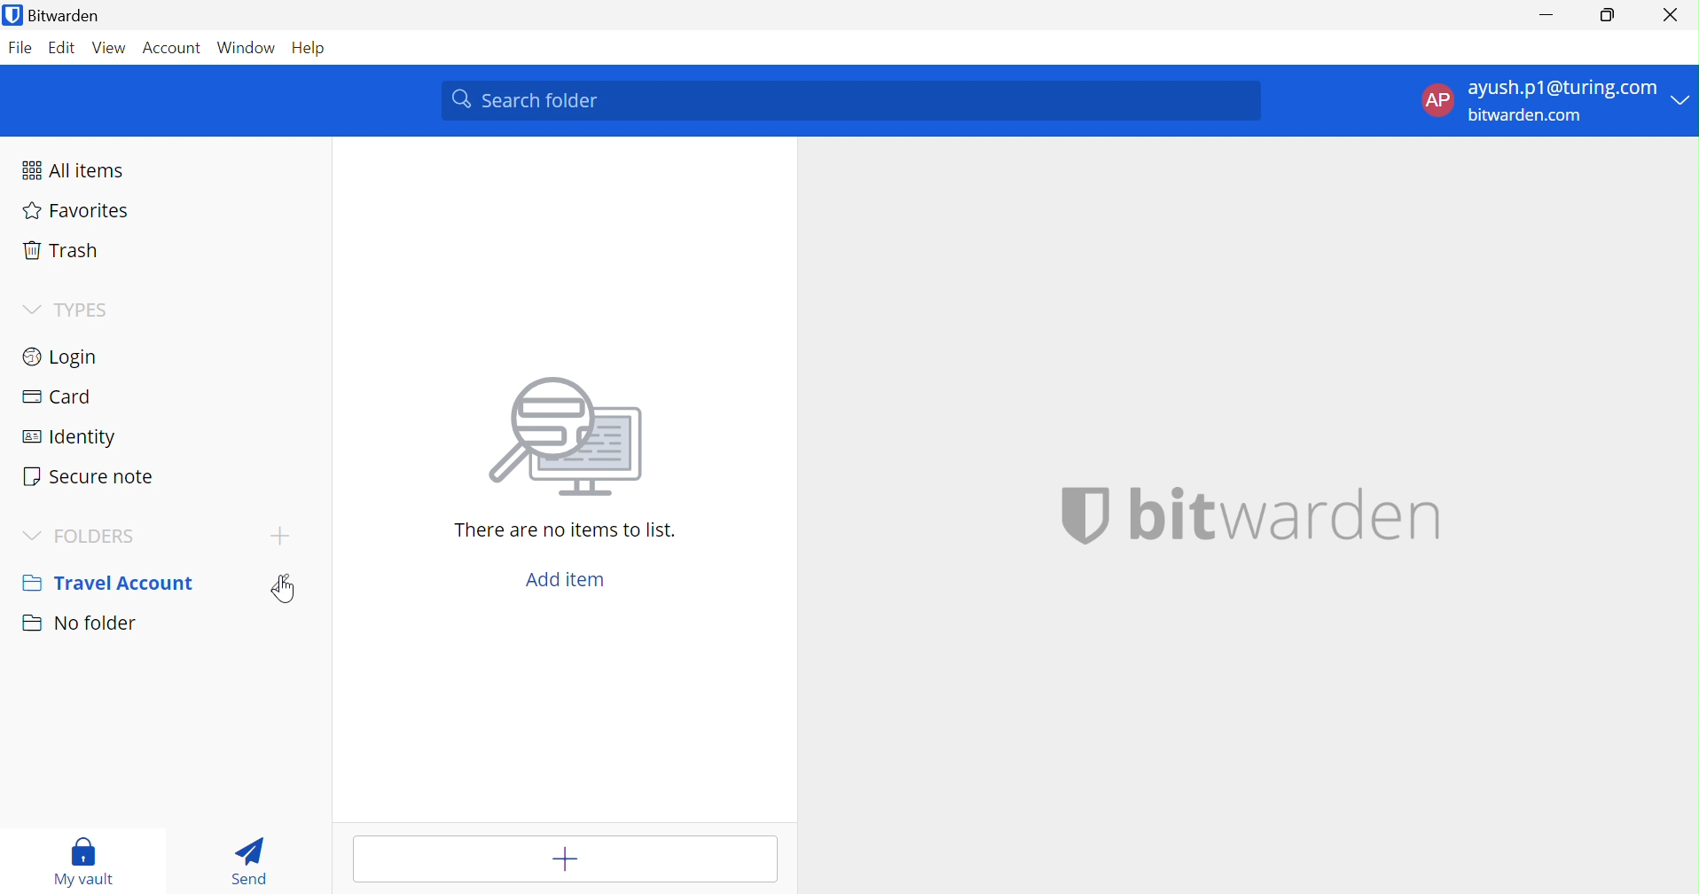 The width and height of the screenshot is (1699, 894). I want to click on TYPES, so click(83, 308).